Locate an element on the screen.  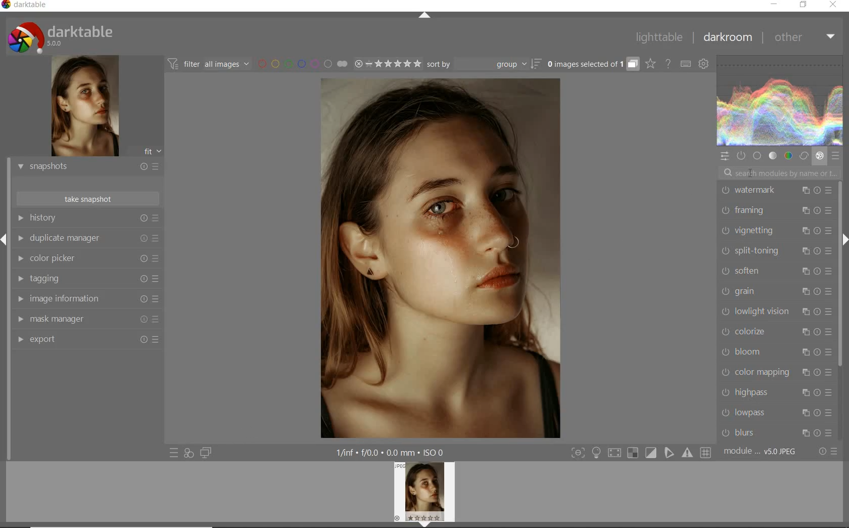
export is located at coordinates (87, 340).